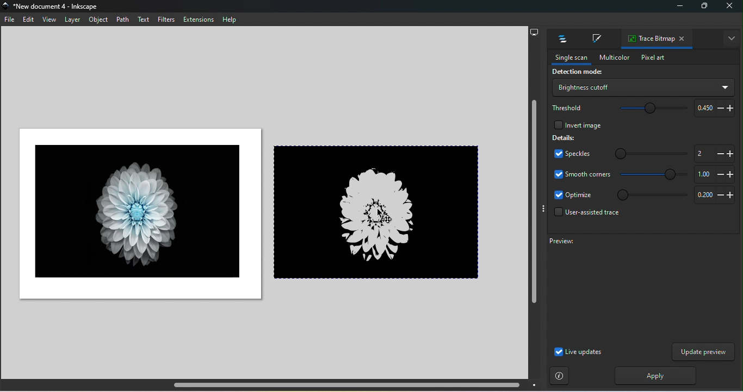 The width and height of the screenshot is (743, 392). What do you see at coordinates (564, 137) in the screenshot?
I see `Details` at bounding box center [564, 137].